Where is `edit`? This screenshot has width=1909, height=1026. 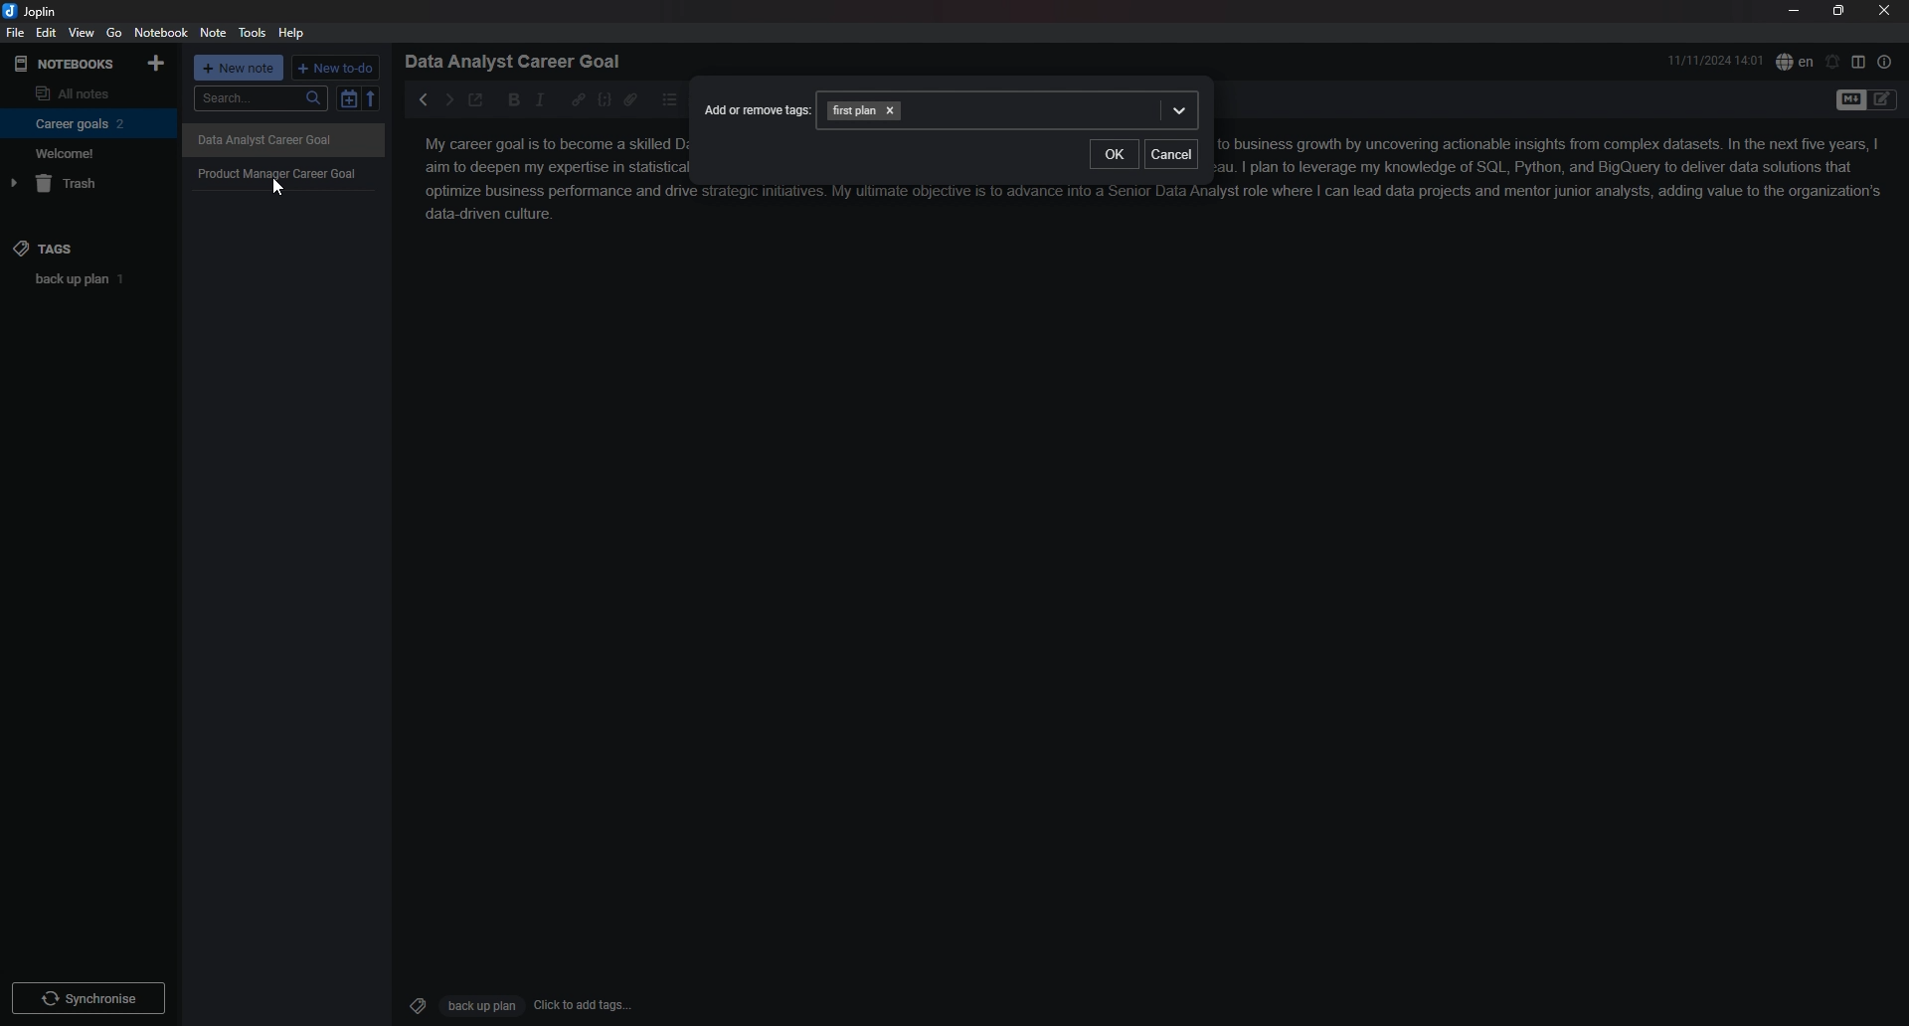
edit is located at coordinates (48, 32).